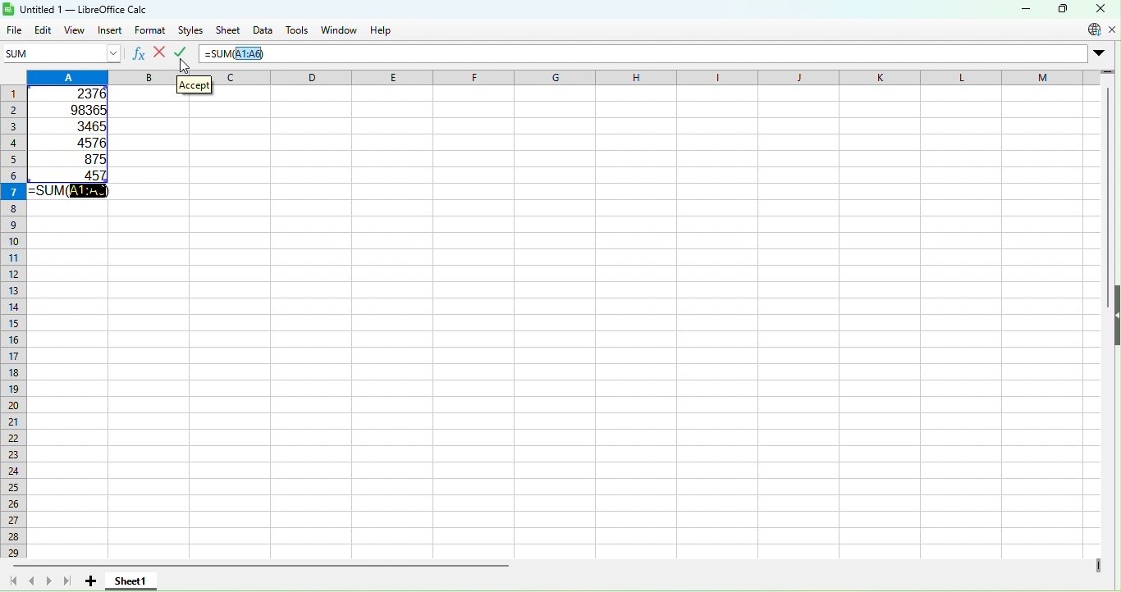 Image resolution: width=1121 pixels, height=592 pixels. I want to click on Untitled 1 — LibreOffice Calc, so click(79, 9).